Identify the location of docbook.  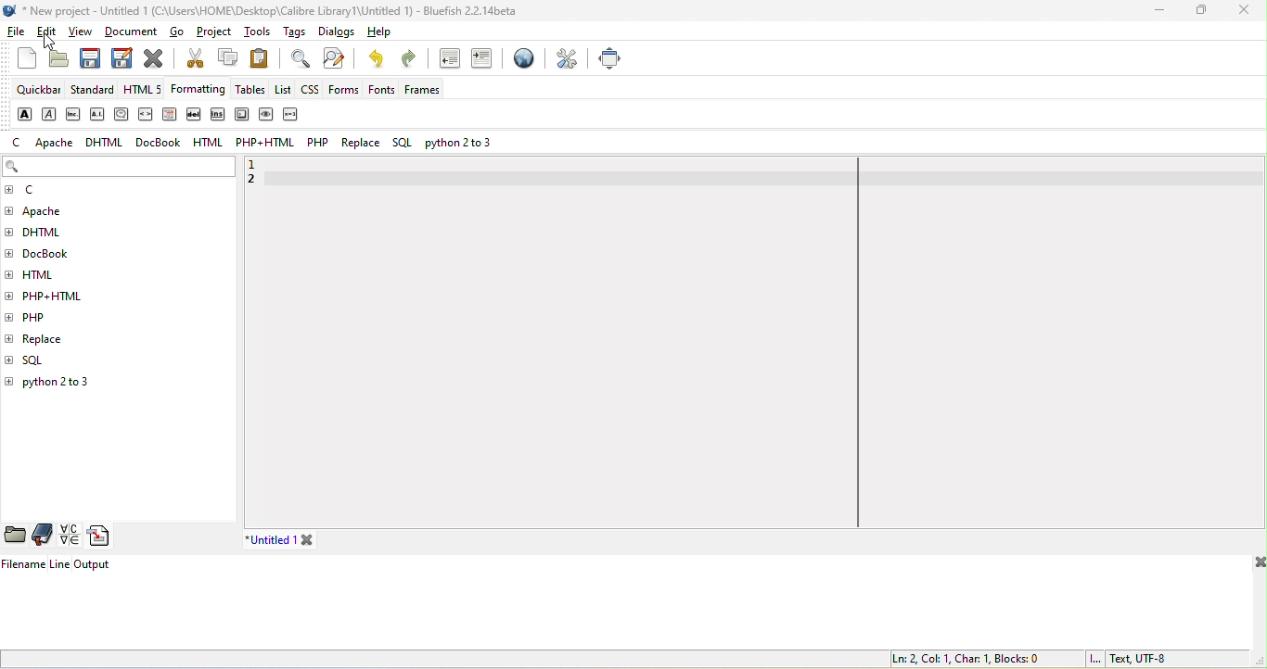
(56, 256).